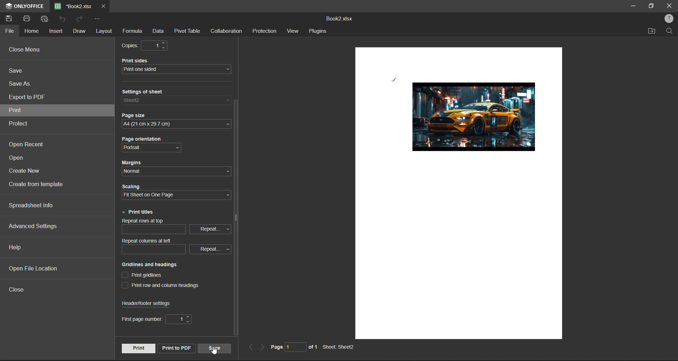 Image resolution: width=678 pixels, height=361 pixels. I want to click on open location, so click(652, 31).